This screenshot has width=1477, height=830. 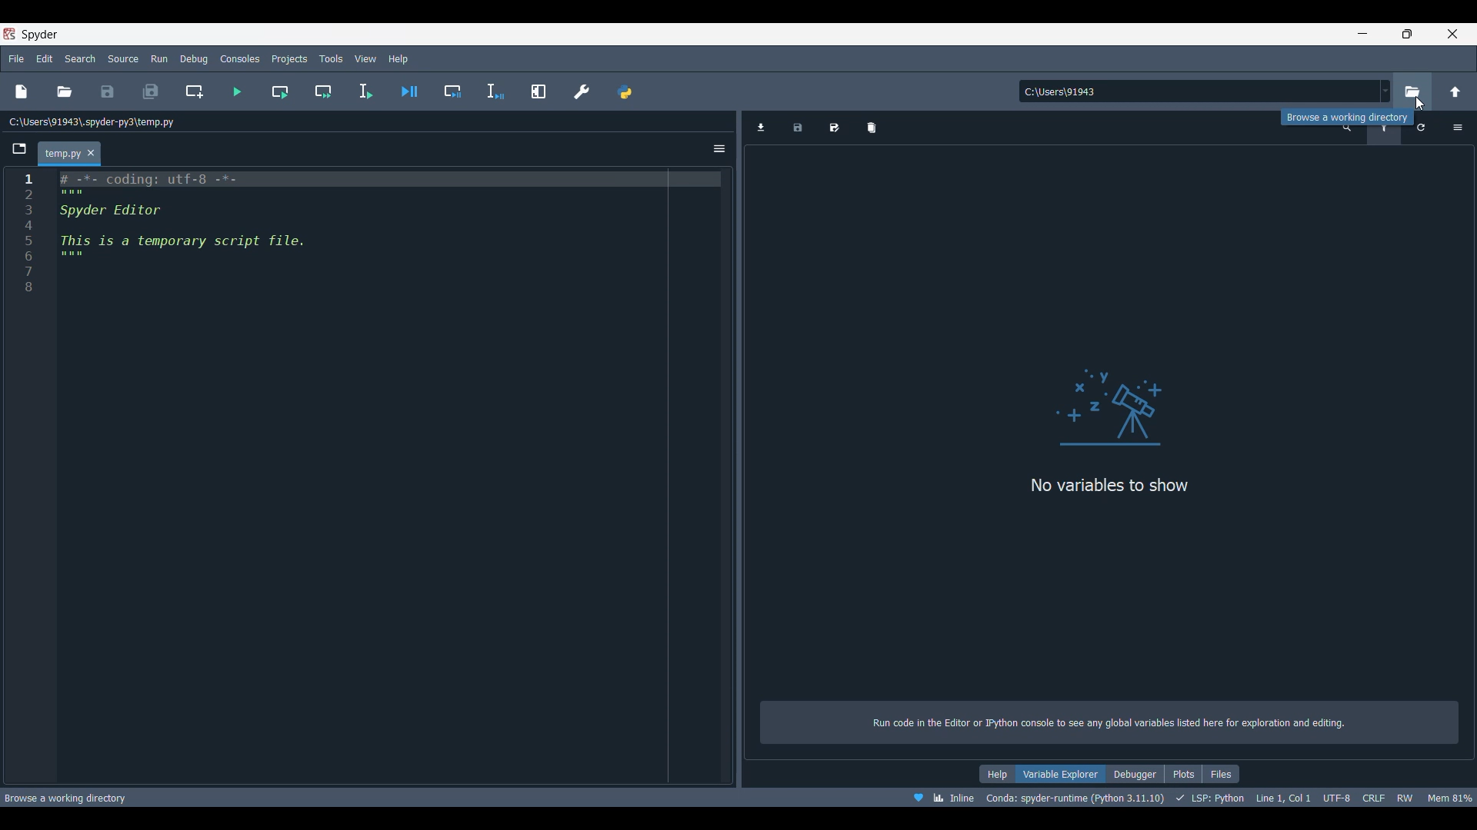 What do you see at coordinates (1363, 33) in the screenshot?
I see `Minimize` at bounding box center [1363, 33].